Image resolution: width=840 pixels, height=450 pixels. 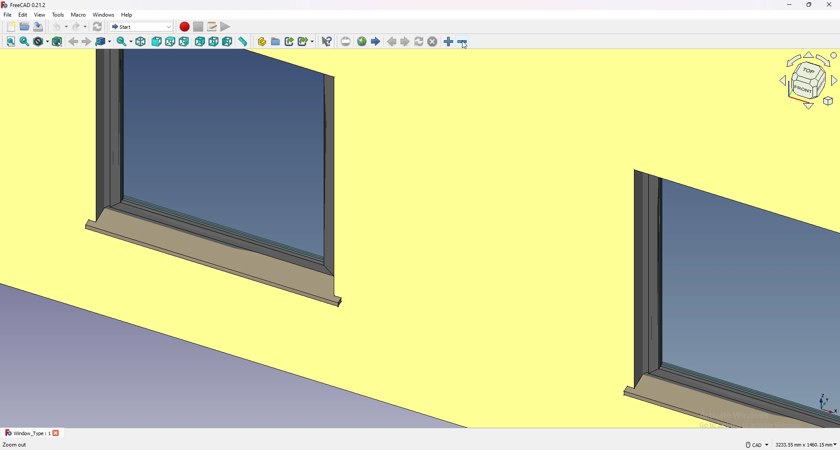 I want to click on freeCAD, so click(x=23, y=5).